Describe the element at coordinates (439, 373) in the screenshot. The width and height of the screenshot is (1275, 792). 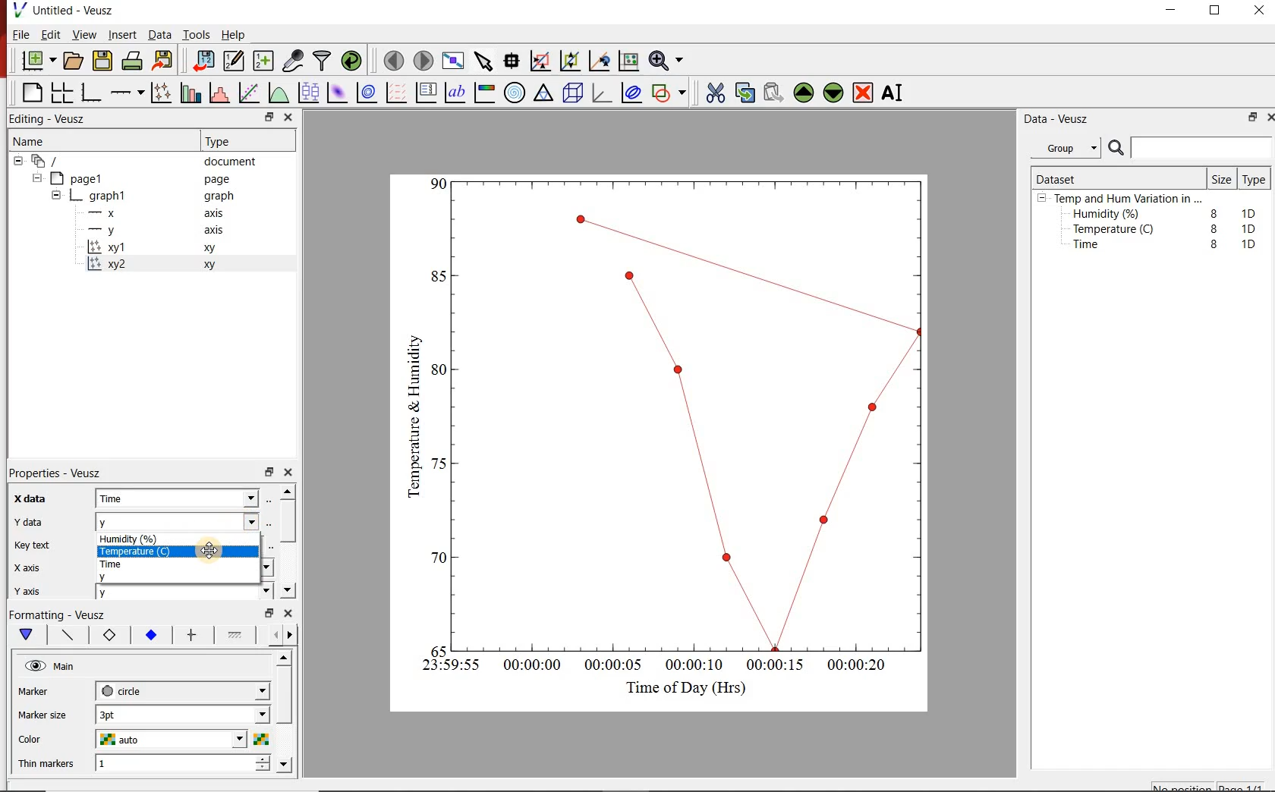
I see `0.6` at that location.